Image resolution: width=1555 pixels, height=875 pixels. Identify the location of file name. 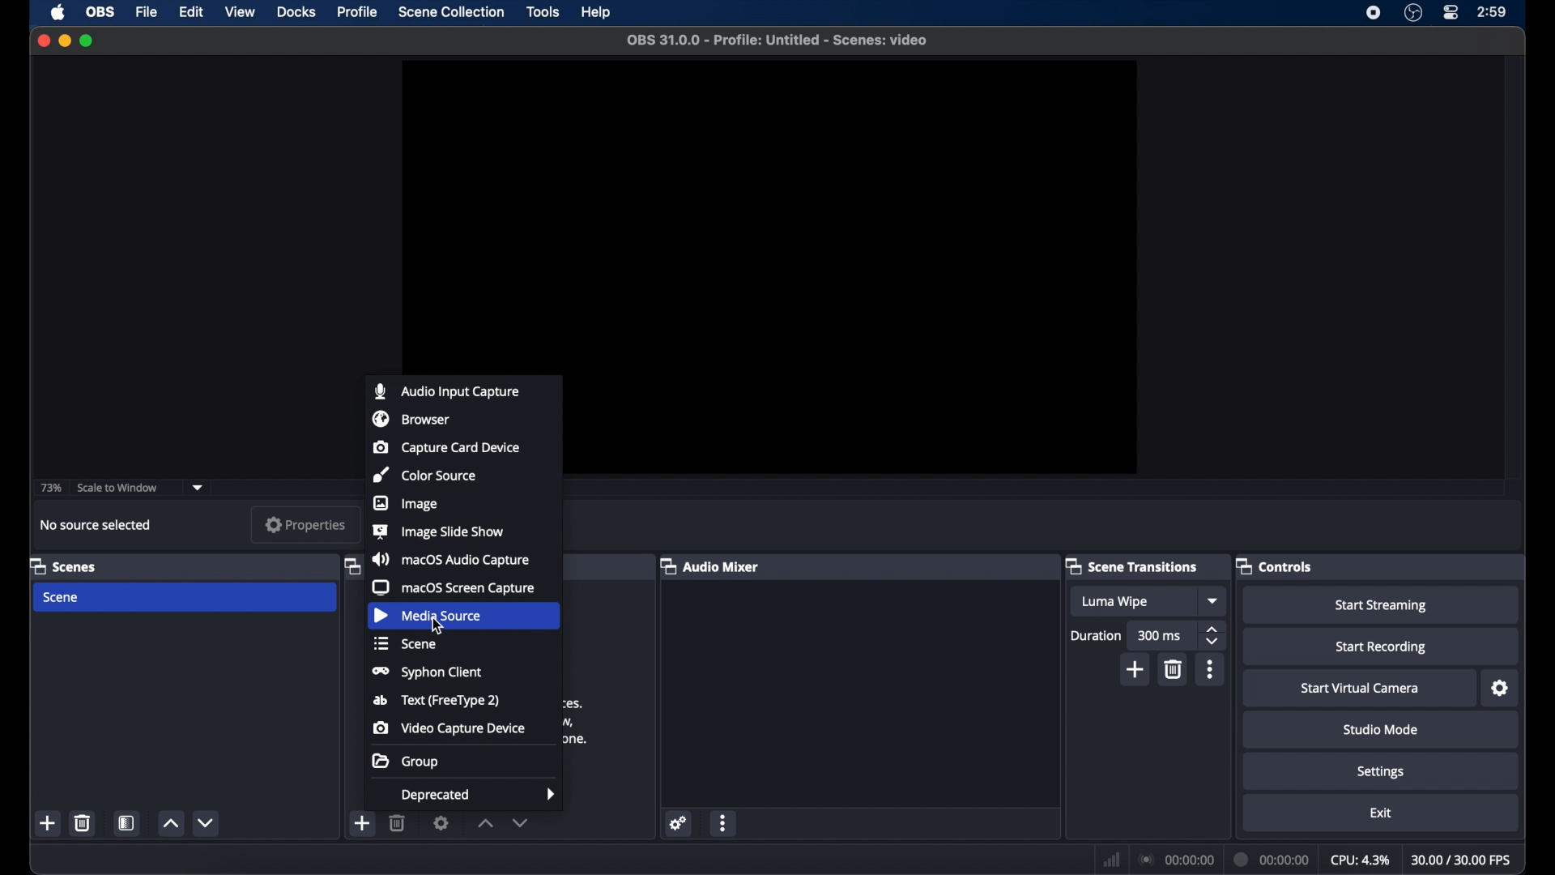
(778, 41).